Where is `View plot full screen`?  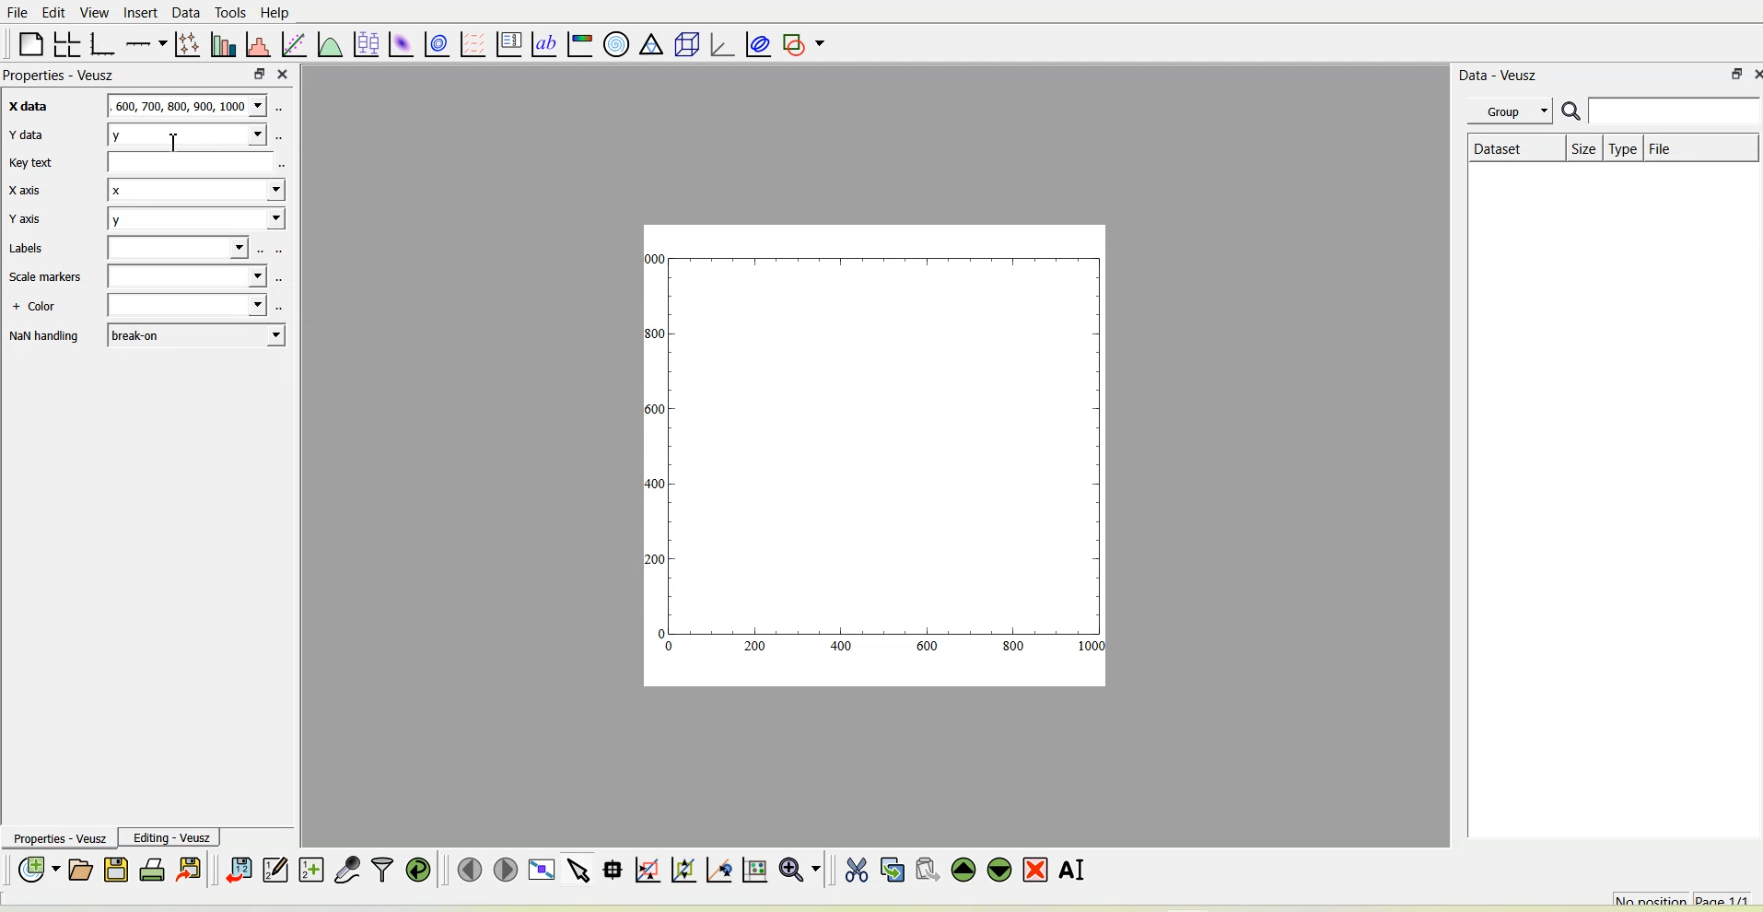
View plot full screen is located at coordinates (542, 870).